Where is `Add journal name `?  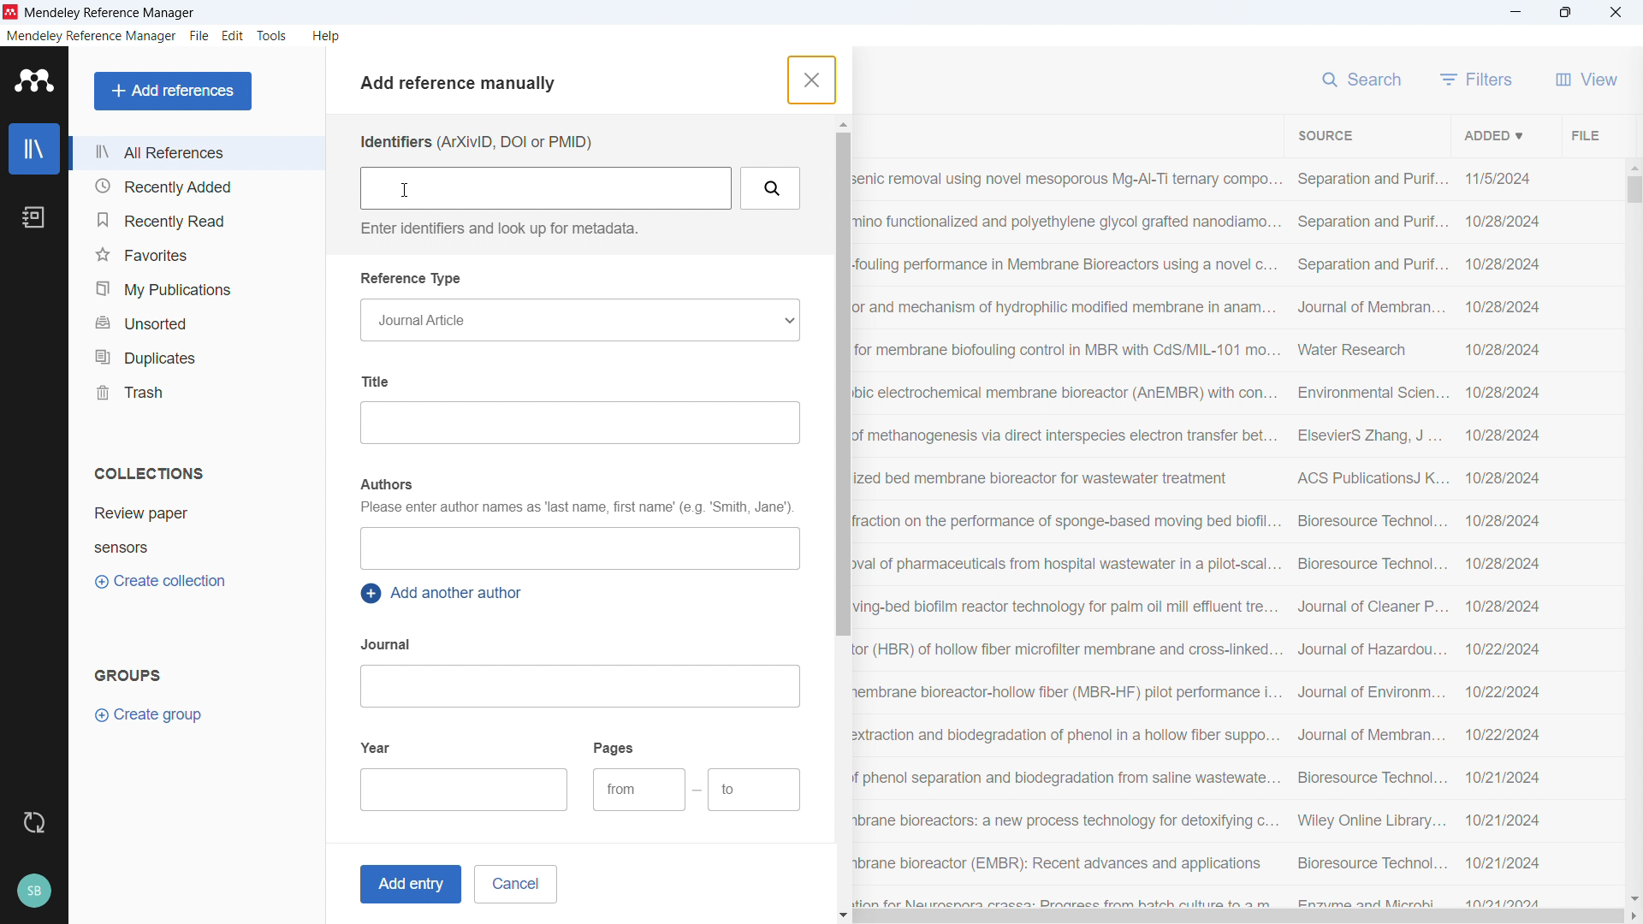 Add journal name  is located at coordinates (578, 686).